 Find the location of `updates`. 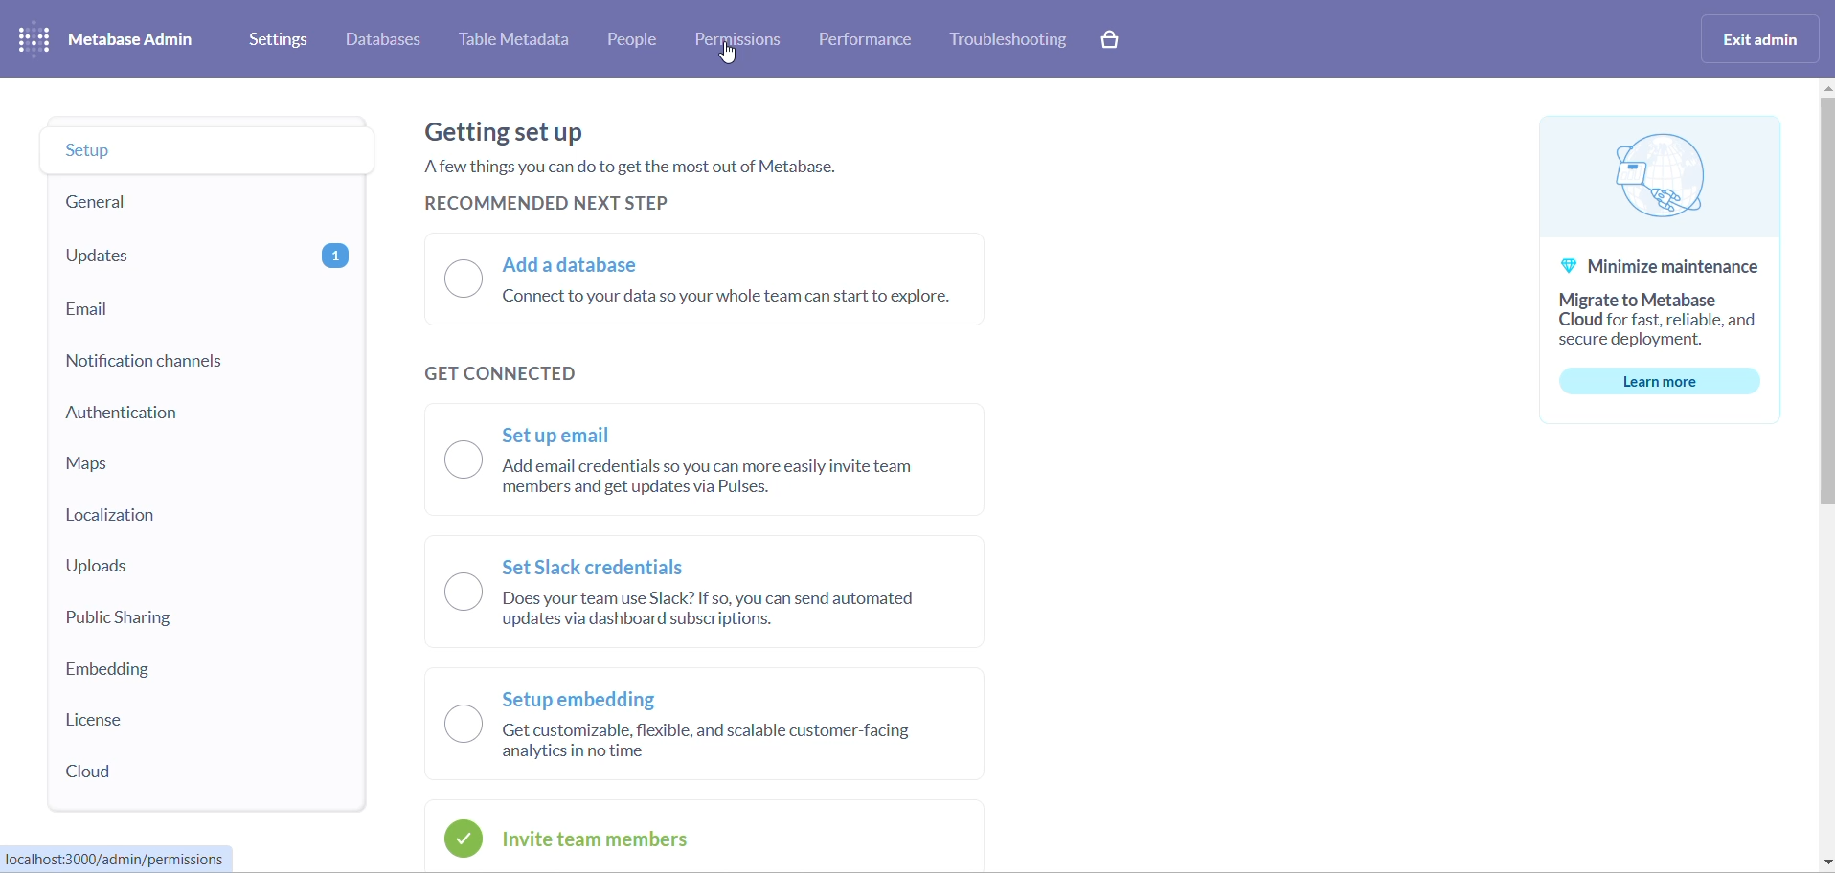

updates is located at coordinates (195, 258).